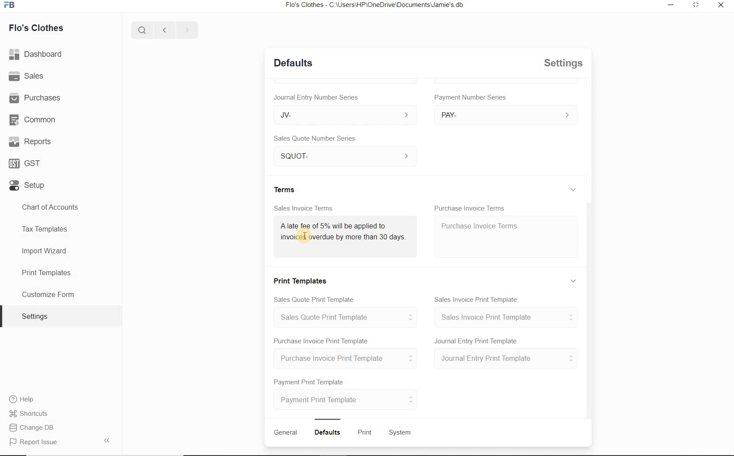  I want to click on Import Wizard, so click(45, 252).